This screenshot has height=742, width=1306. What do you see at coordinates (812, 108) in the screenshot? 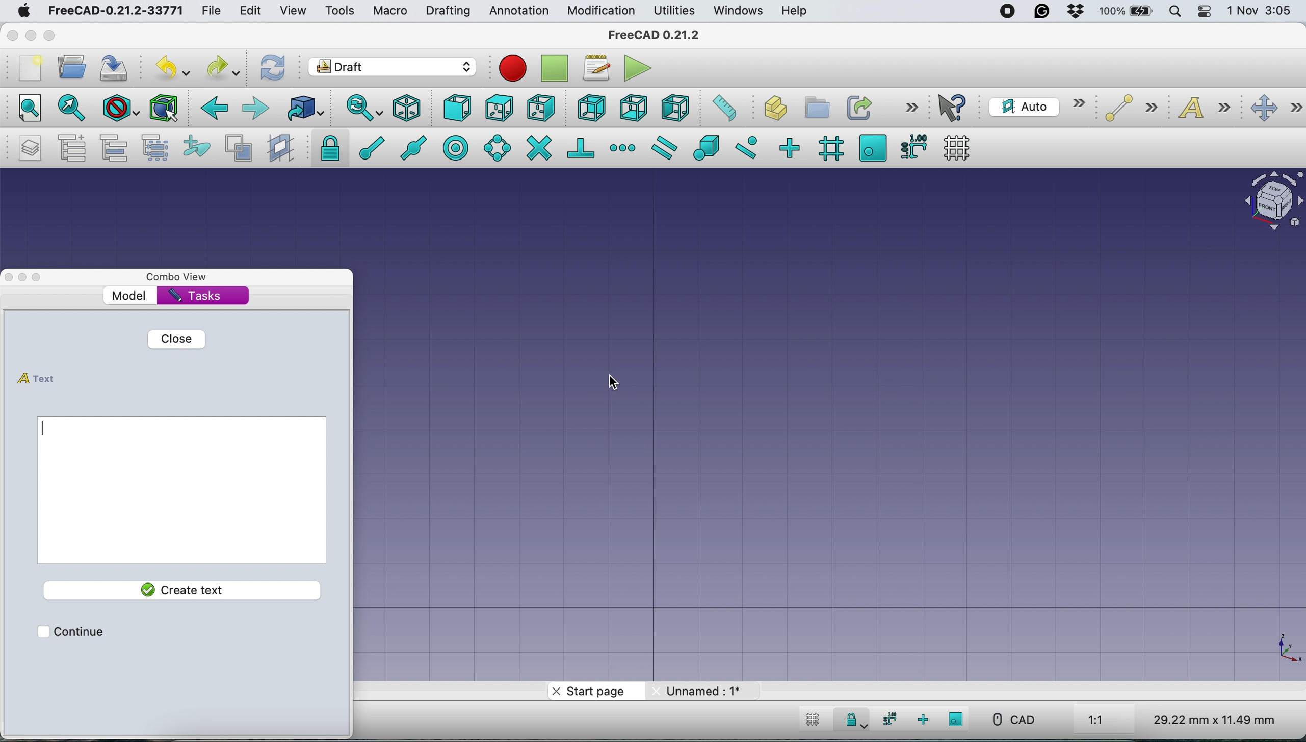
I see `create part` at bounding box center [812, 108].